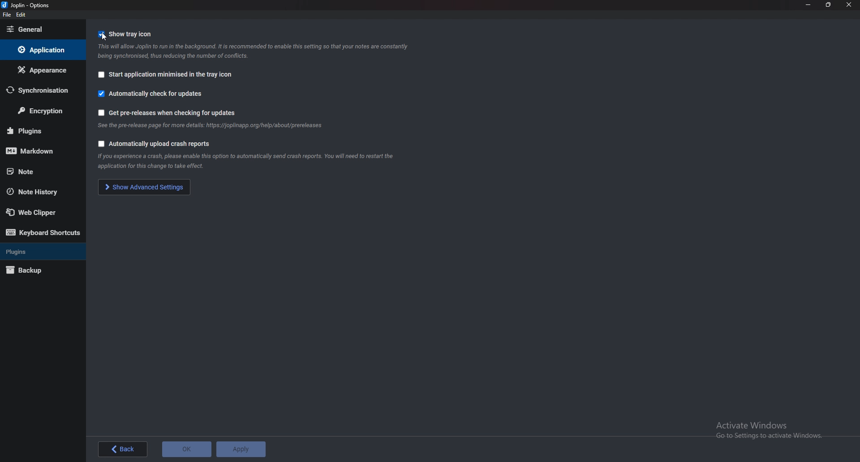 The image size is (860, 462). Describe the element at coordinates (256, 51) in the screenshot. I see `Info` at that location.